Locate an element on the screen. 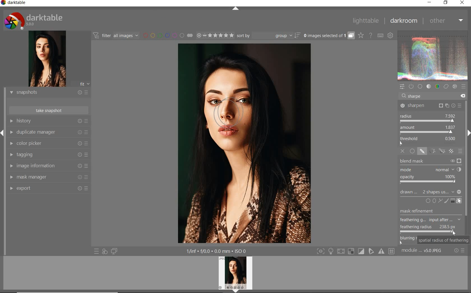 Image resolution: width=471 pixels, height=293 pixels. show only active modules is located at coordinates (411, 87).